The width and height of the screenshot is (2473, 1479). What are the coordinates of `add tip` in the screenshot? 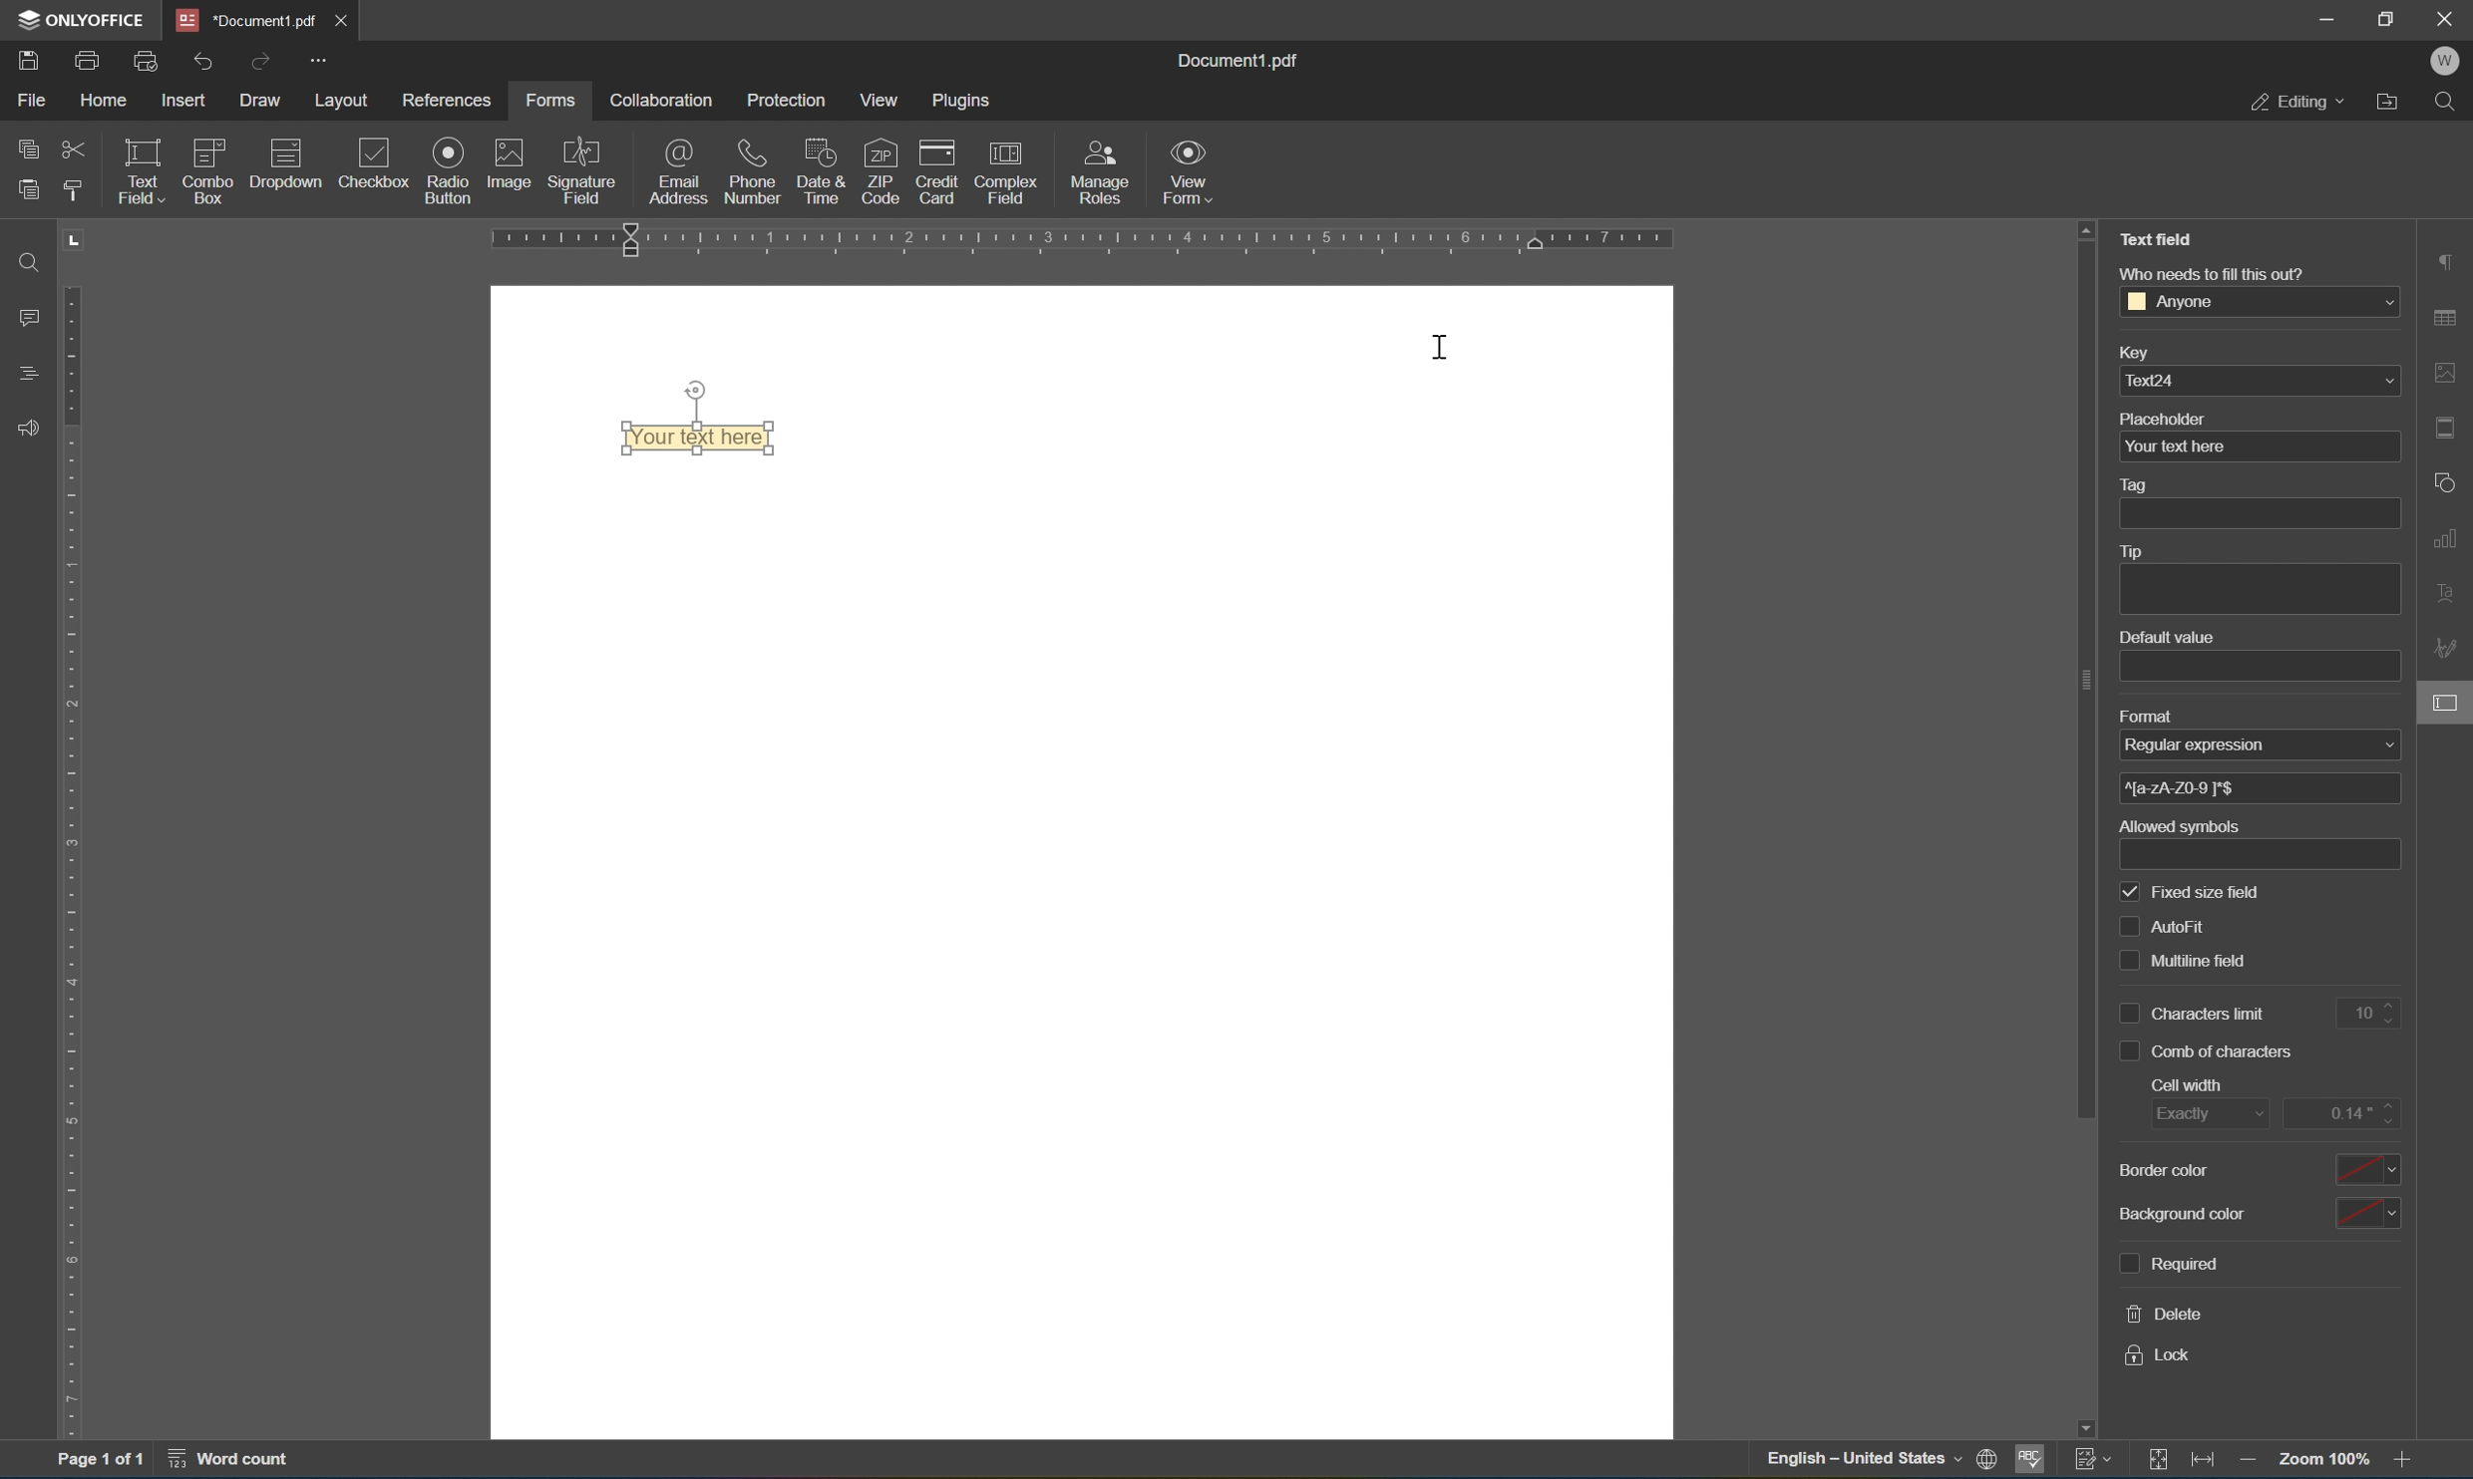 It's located at (2259, 591).